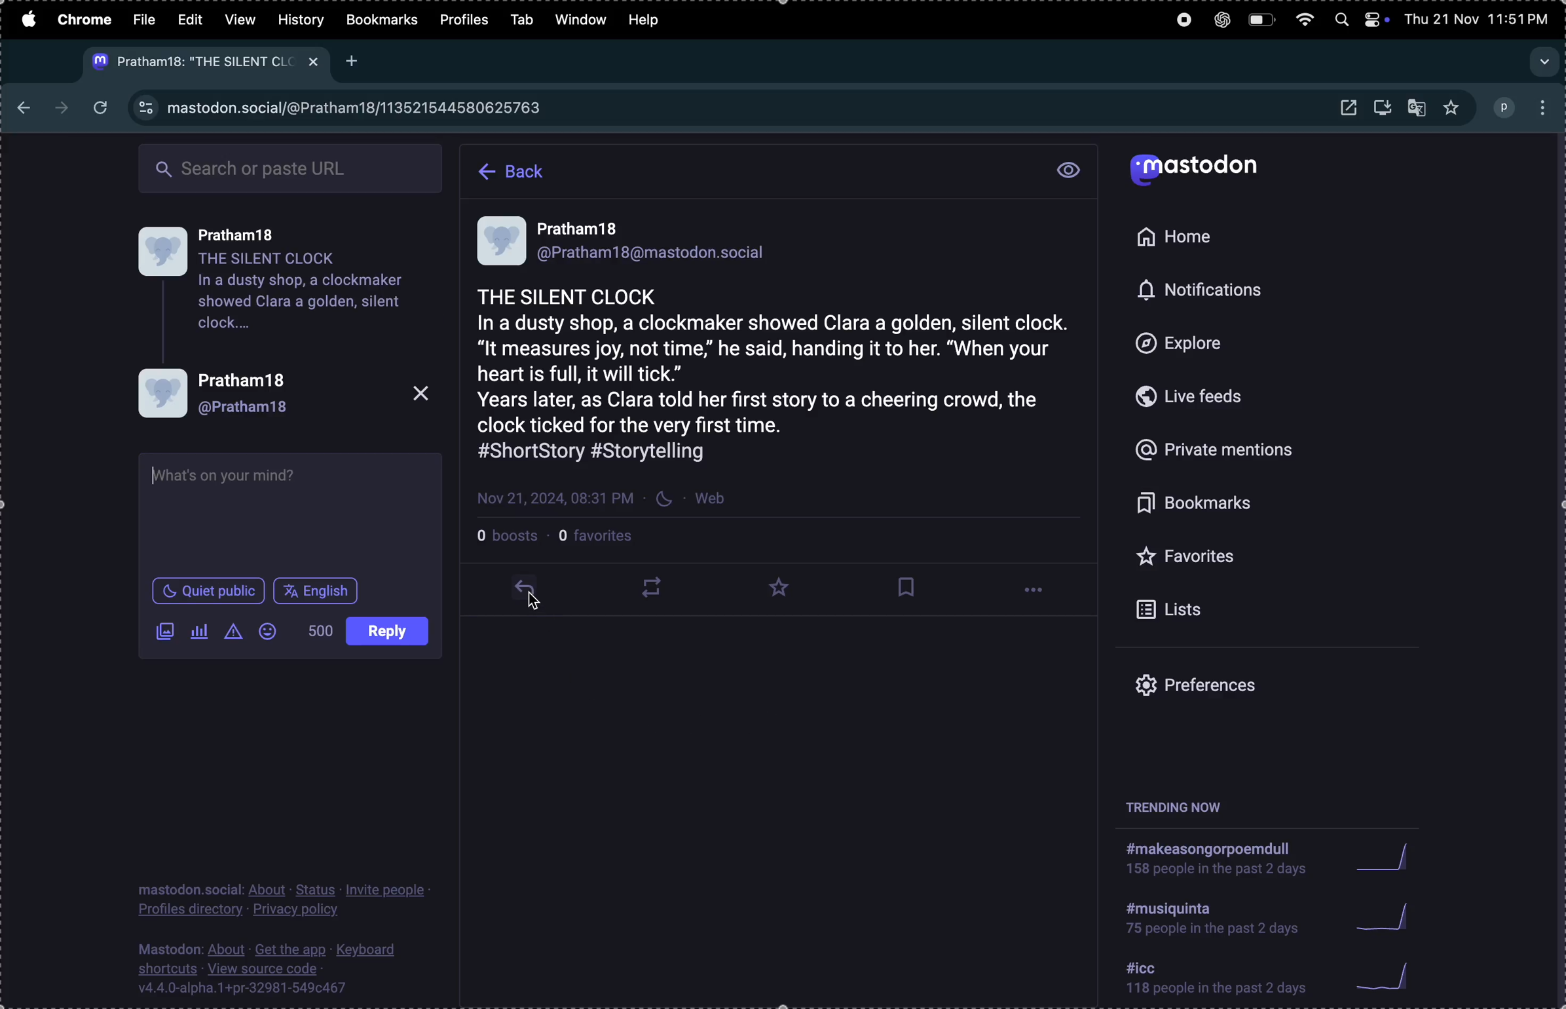 The height and width of the screenshot is (1009, 1566). Describe the element at coordinates (603, 541) in the screenshot. I see `favourites` at that location.